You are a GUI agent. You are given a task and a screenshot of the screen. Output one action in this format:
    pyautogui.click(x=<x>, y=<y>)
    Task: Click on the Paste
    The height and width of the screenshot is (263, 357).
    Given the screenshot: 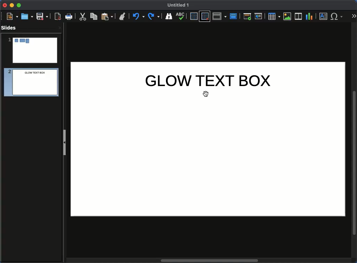 What is the action you would take?
    pyautogui.click(x=107, y=16)
    